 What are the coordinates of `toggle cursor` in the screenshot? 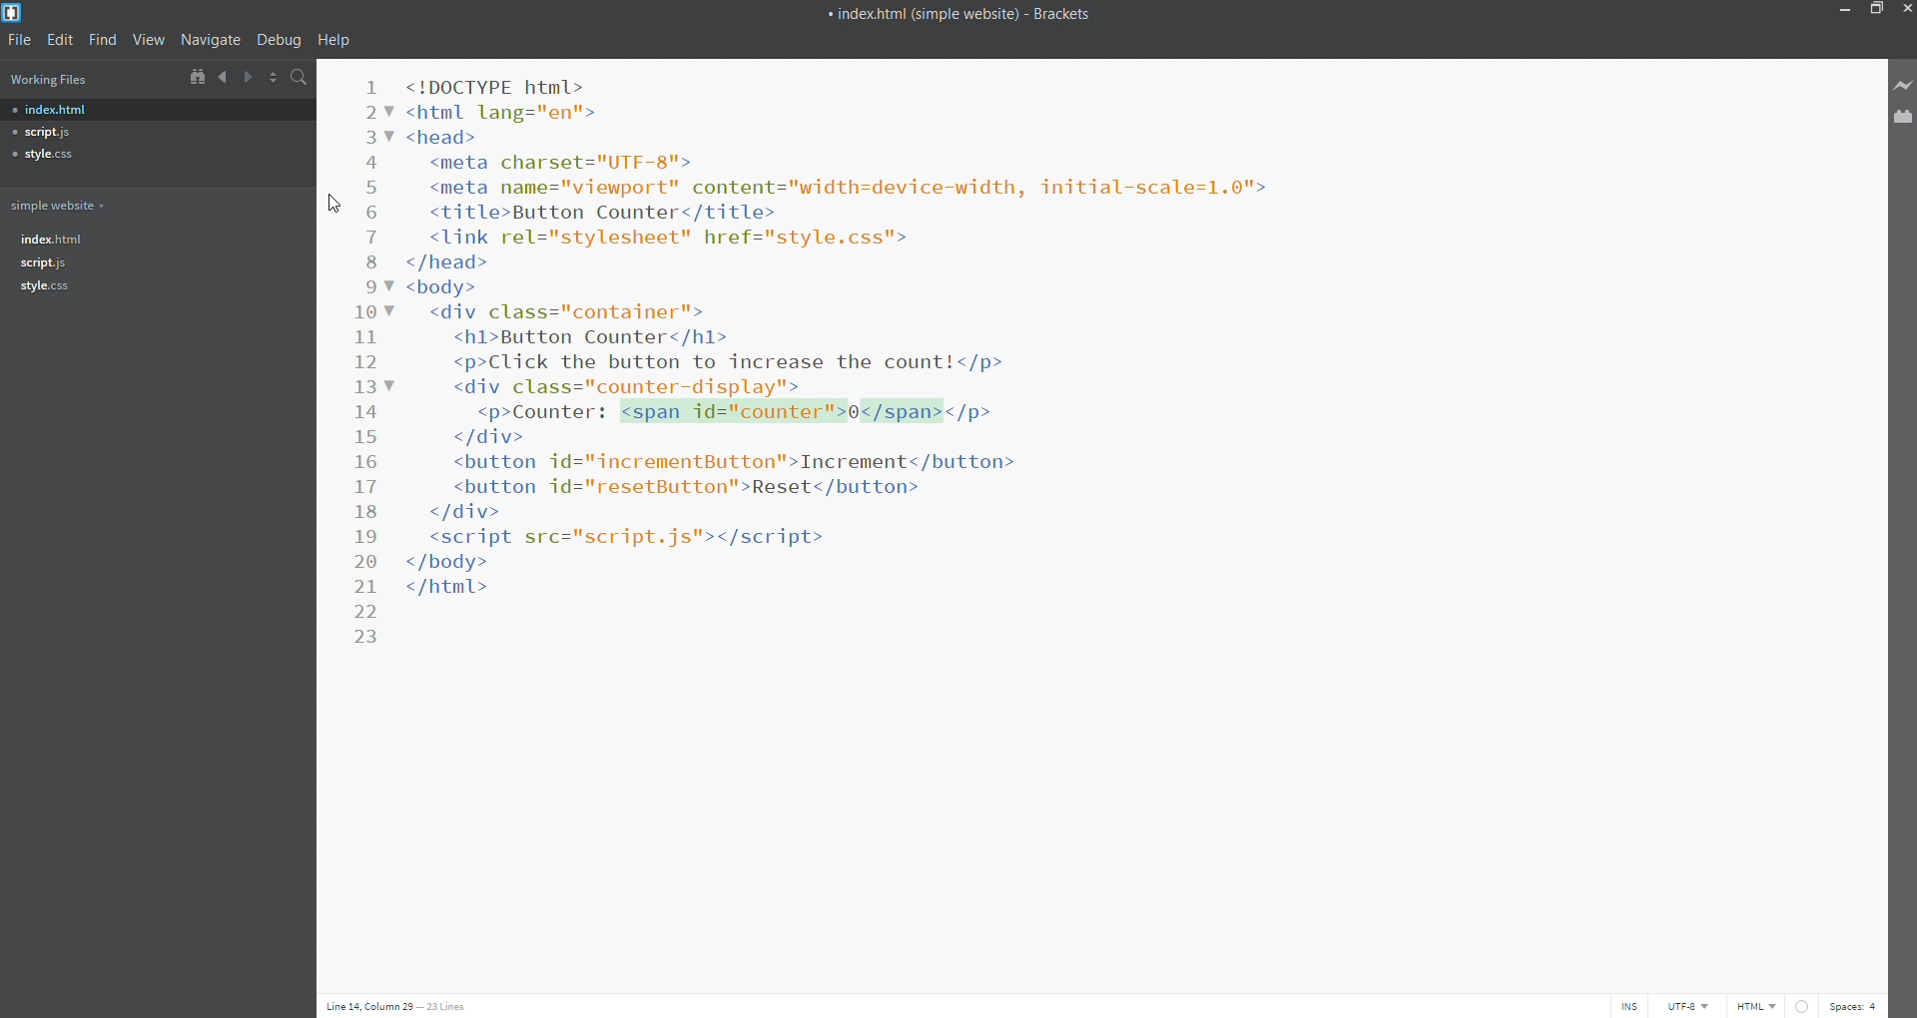 It's located at (1628, 1004).